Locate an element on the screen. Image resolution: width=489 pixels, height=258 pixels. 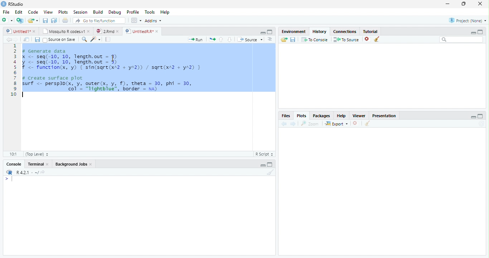
Mosquito R codes.v1 is located at coordinates (63, 31).